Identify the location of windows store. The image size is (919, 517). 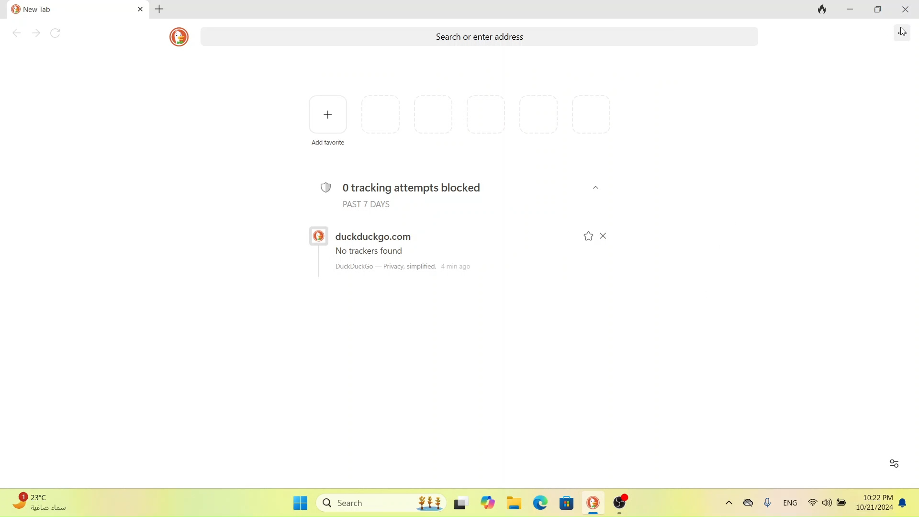
(566, 505).